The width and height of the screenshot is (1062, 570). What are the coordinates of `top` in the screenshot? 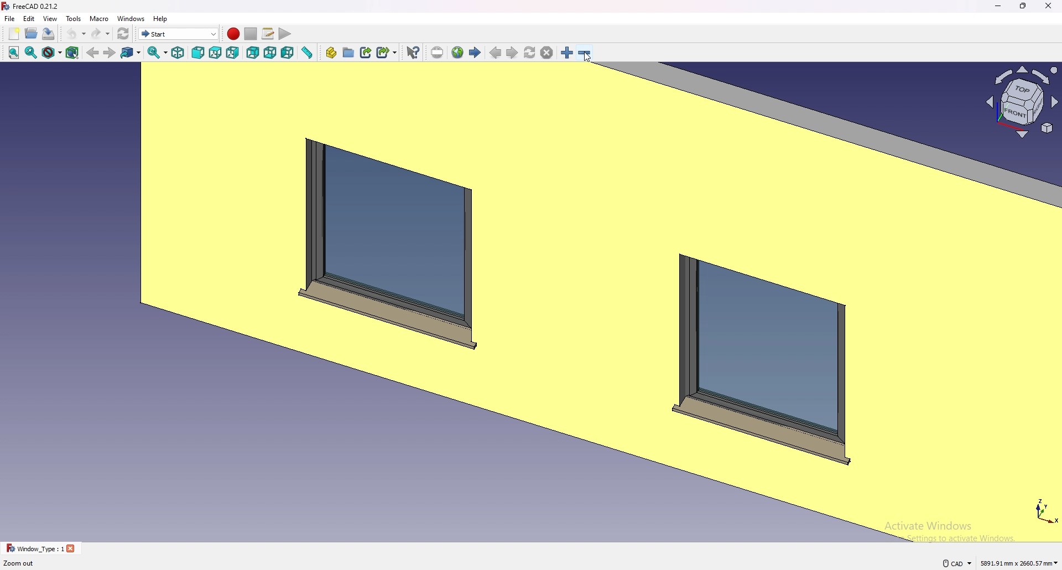 It's located at (216, 53).